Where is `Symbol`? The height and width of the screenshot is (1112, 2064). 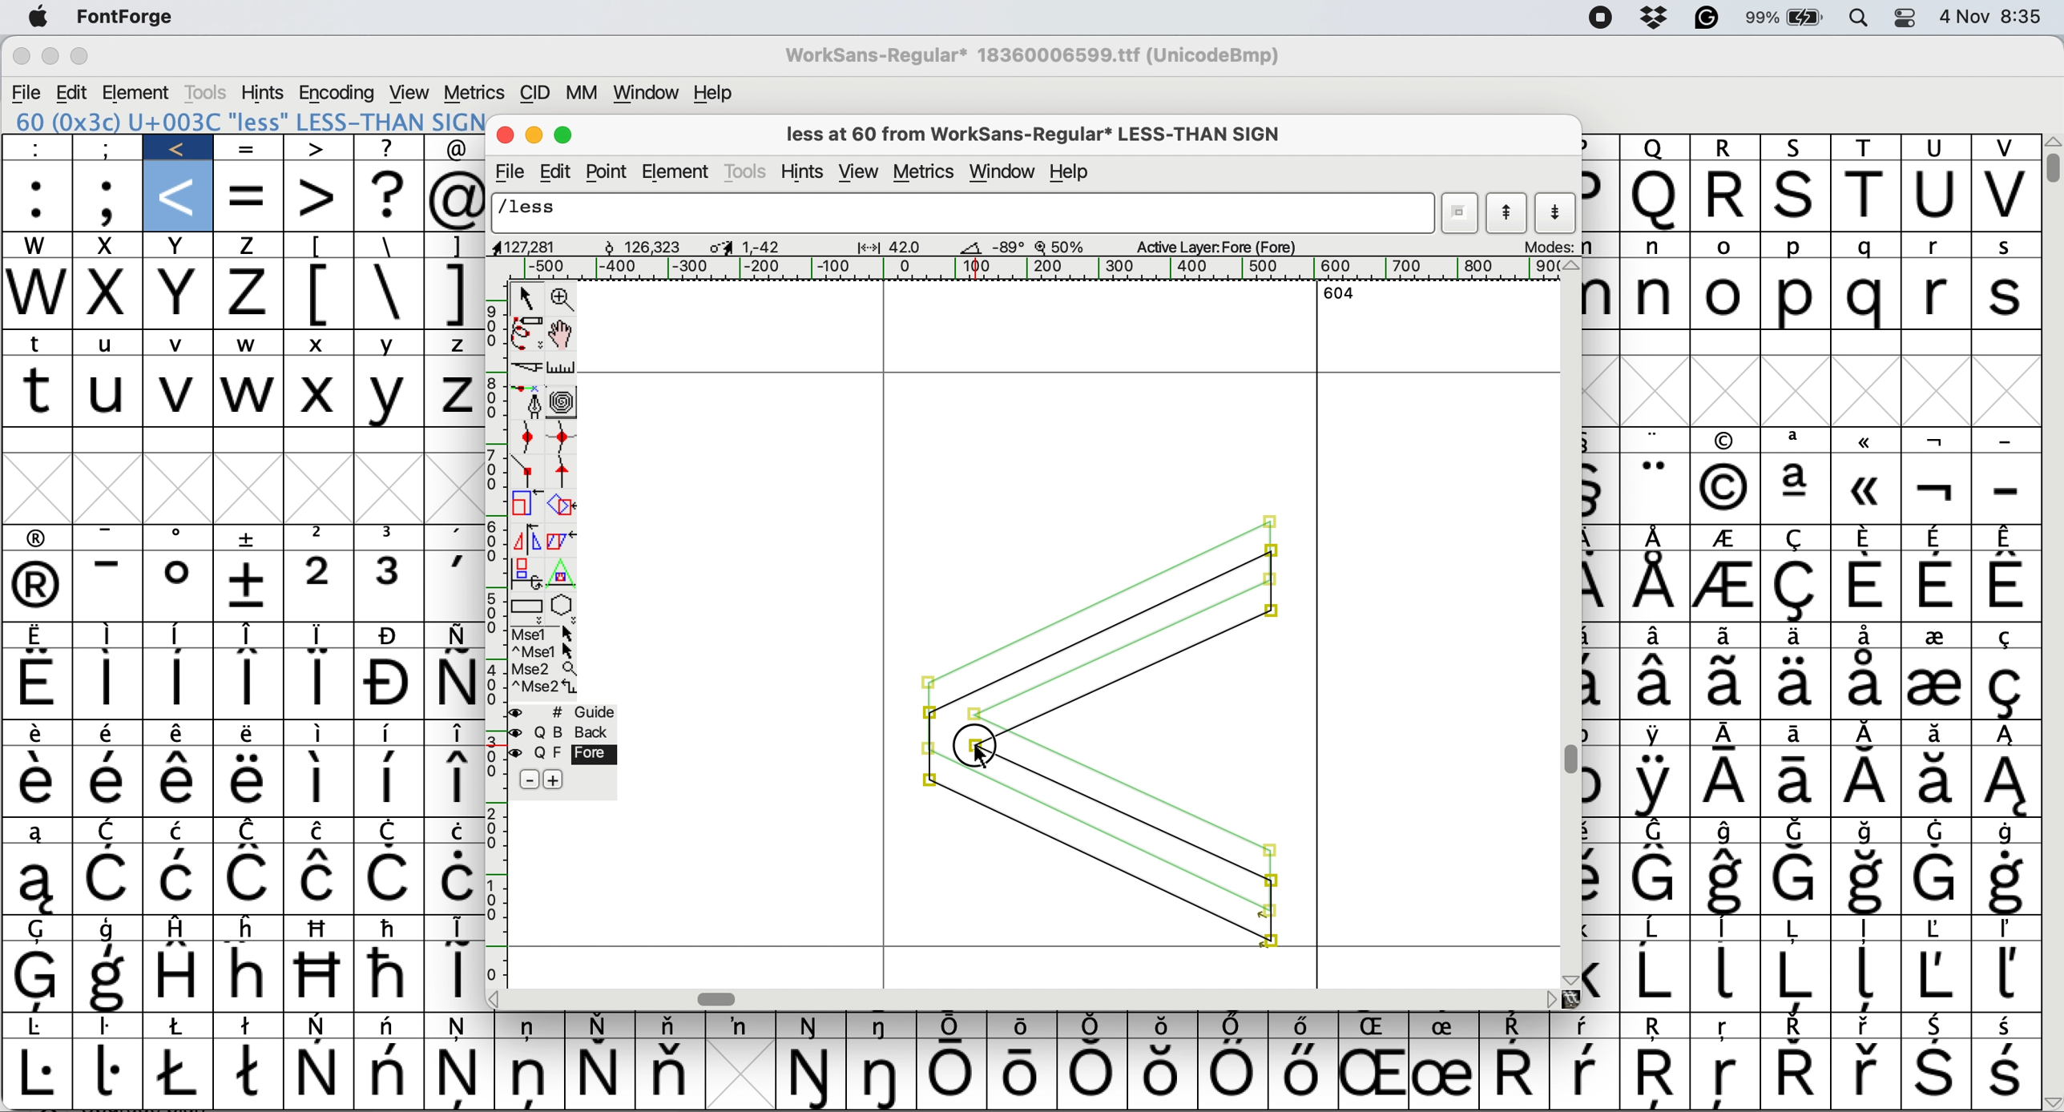 Symbol is located at coordinates (449, 535).